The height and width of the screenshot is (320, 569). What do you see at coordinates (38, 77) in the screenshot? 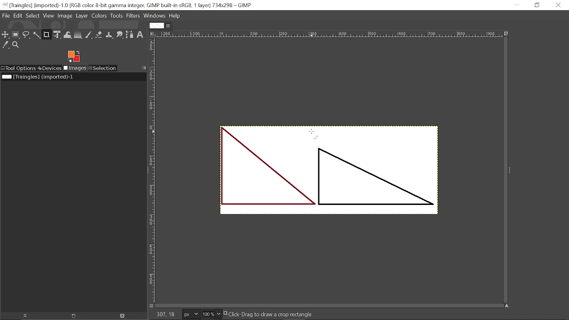
I see `Current file name` at bounding box center [38, 77].